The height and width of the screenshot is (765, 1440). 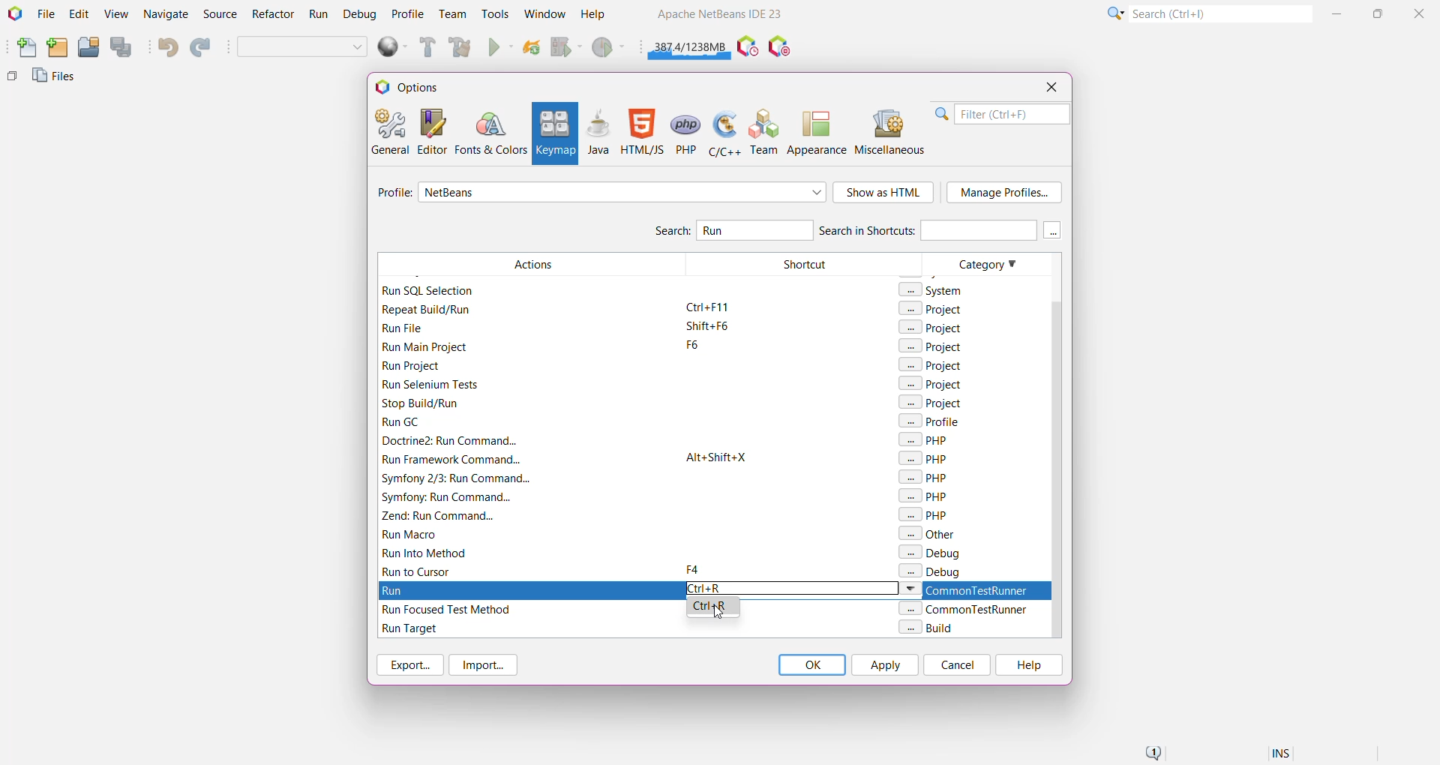 I want to click on Vertical Scroll Bar, so click(x=1054, y=445).